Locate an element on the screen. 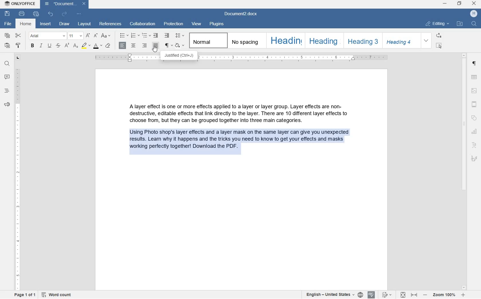 The width and height of the screenshot is (481, 299). HEADING  is located at coordinates (323, 41).